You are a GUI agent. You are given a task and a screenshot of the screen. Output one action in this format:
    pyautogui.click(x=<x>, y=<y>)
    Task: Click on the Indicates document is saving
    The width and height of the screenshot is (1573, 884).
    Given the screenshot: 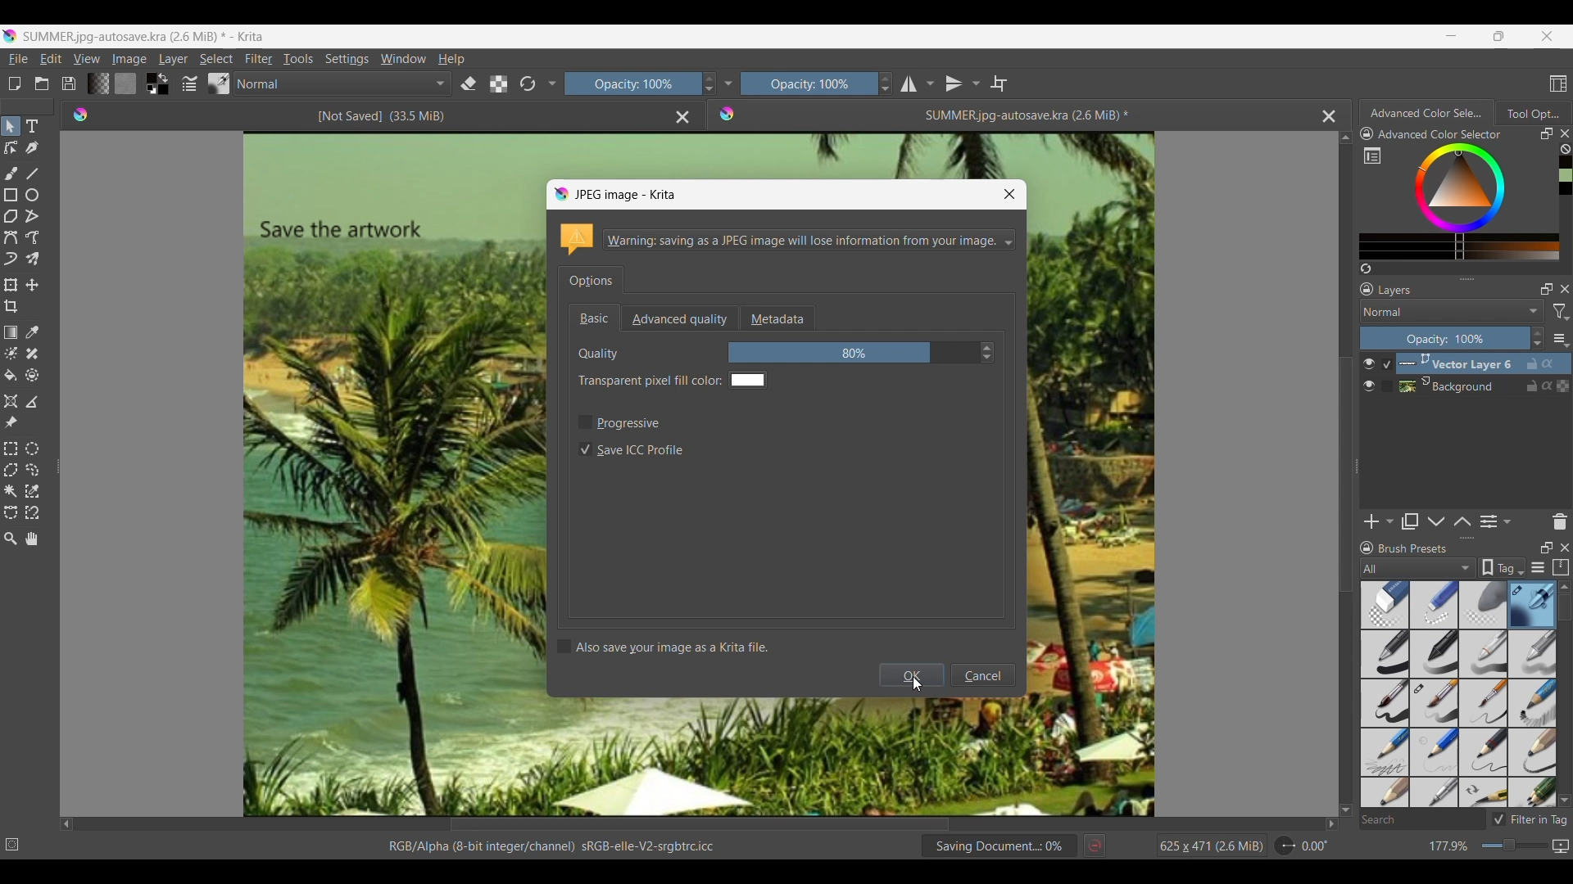 What is the action you would take?
    pyautogui.click(x=999, y=846)
    